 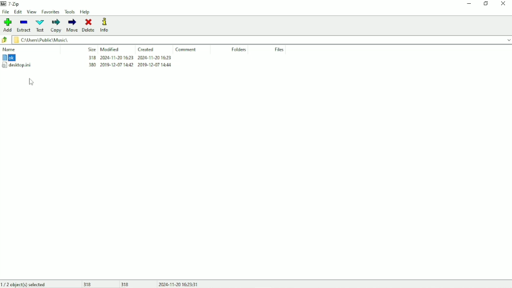 What do you see at coordinates (146, 50) in the screenshot?
I see `Created` at bounding box center [146, 50].